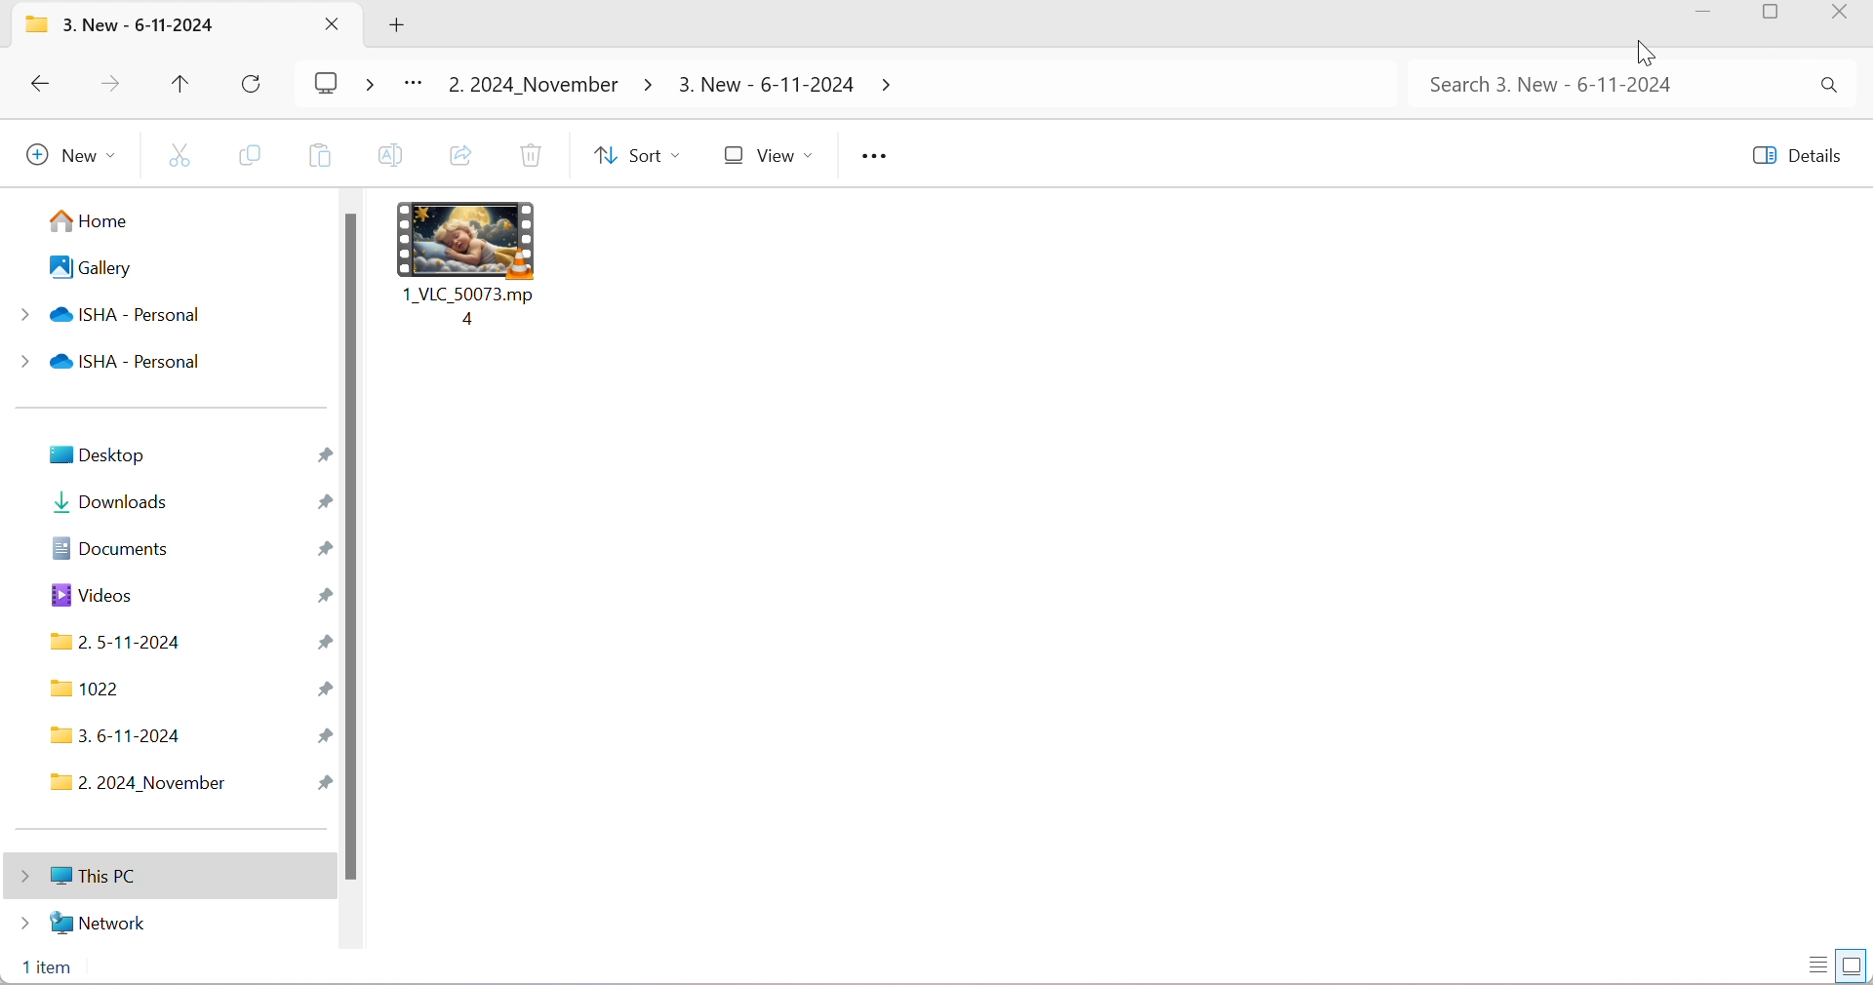 The width and height of the screenshot is (1873, 985). What do you see at coordinates (321, 156) in the screenshot?
I see `Copy to clipboard` at bounding box center [321, 156].